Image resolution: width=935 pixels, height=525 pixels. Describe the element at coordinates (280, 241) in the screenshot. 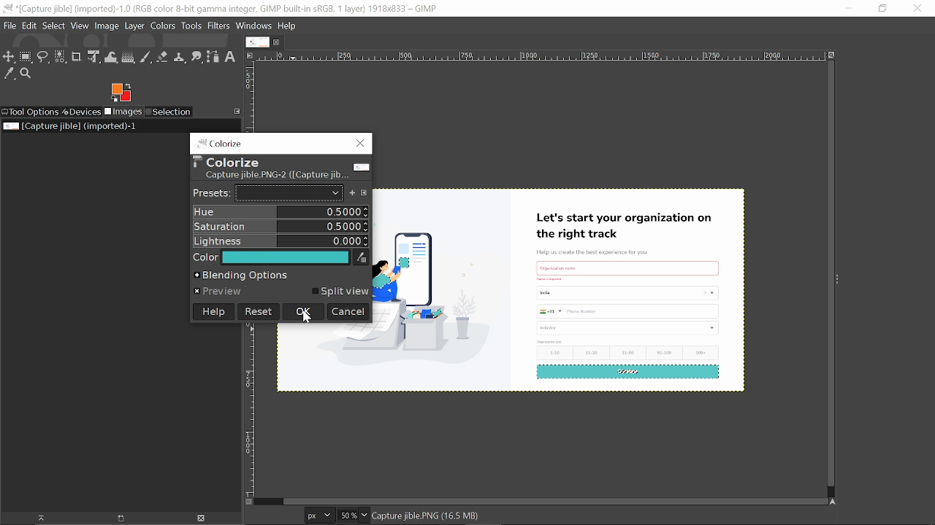

I see `Lightness` at that location.